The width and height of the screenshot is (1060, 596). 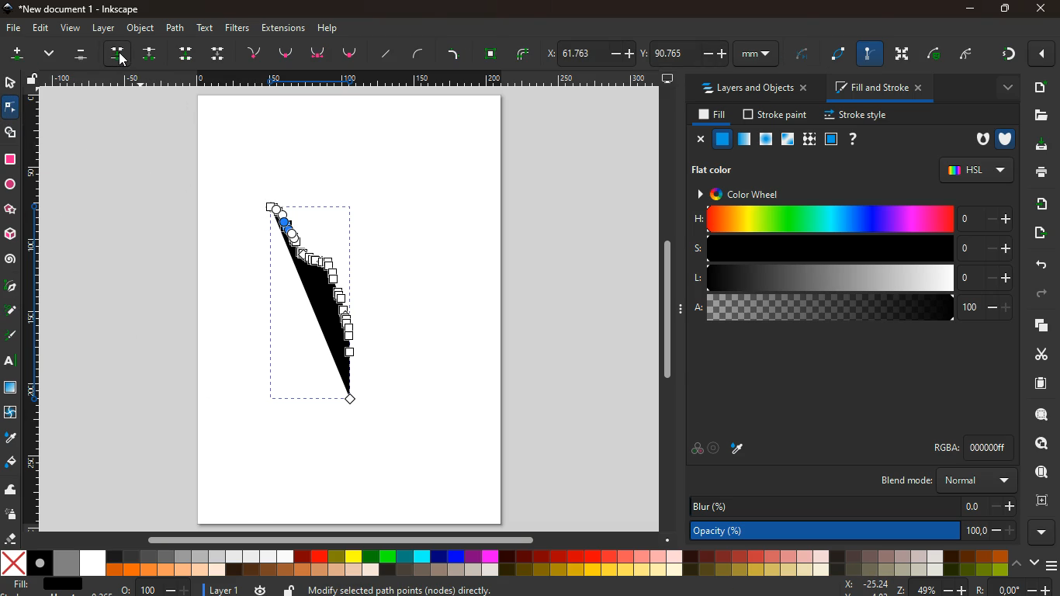 What do you see at coordinates (1040, 87) in the screenshot?
I see `add` at bounding box center [1040, 87].